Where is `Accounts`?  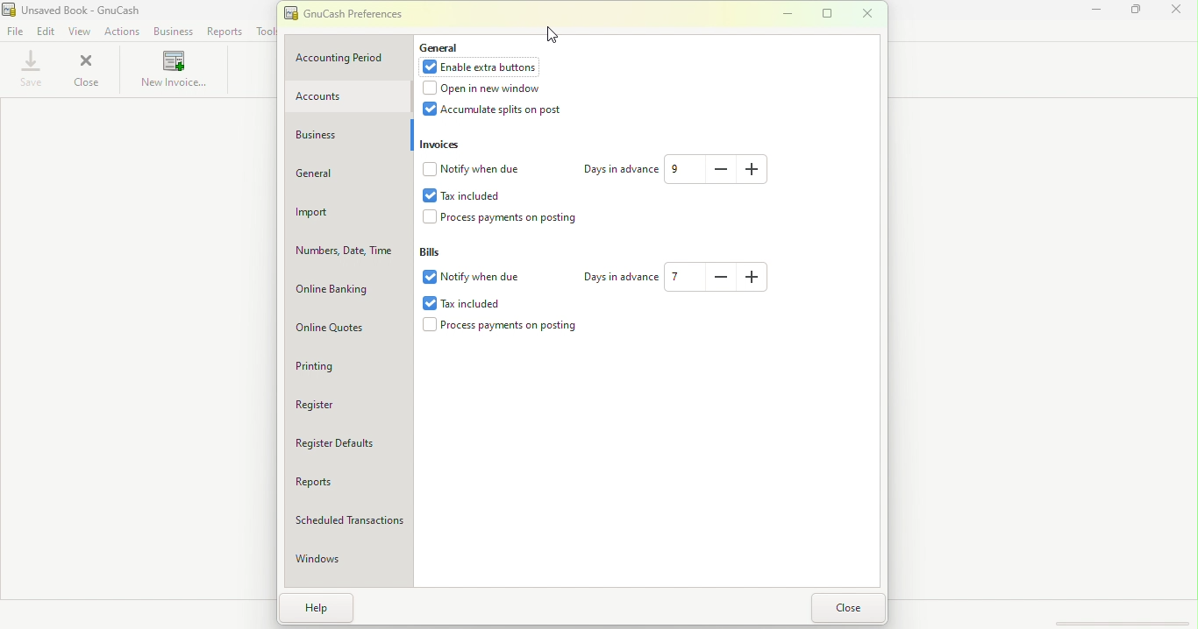 Accounts is located at coordinates (345, 98).